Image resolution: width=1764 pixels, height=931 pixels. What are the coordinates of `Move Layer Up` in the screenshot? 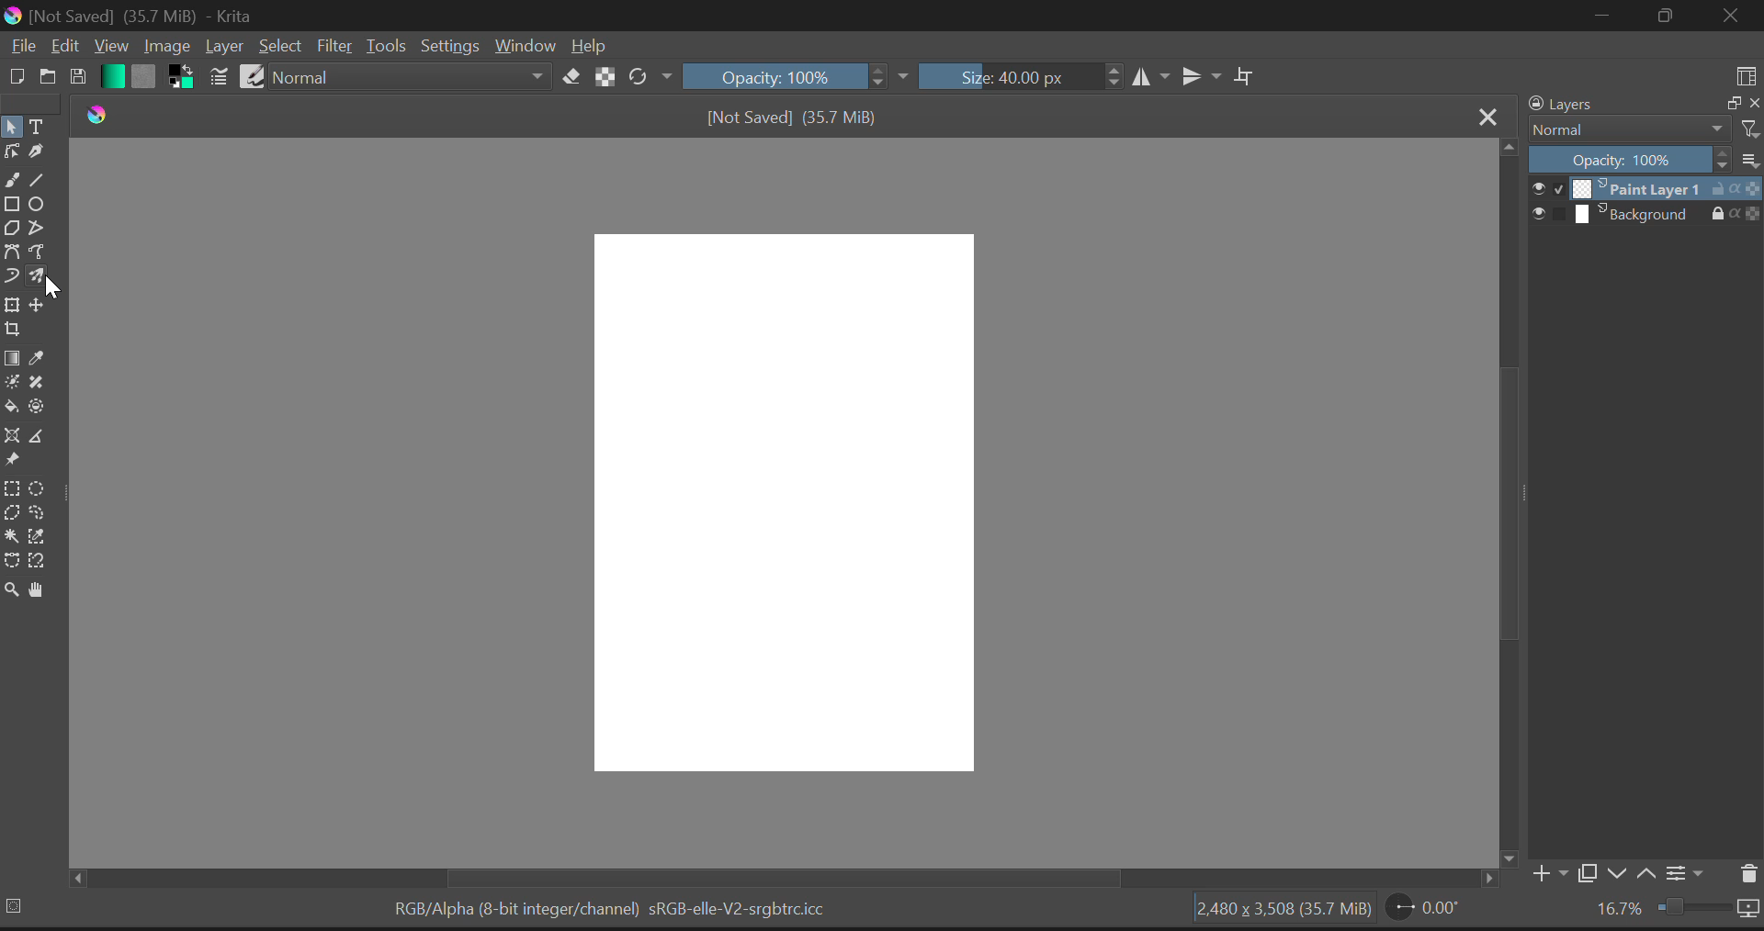 It's located at (1652, 874).